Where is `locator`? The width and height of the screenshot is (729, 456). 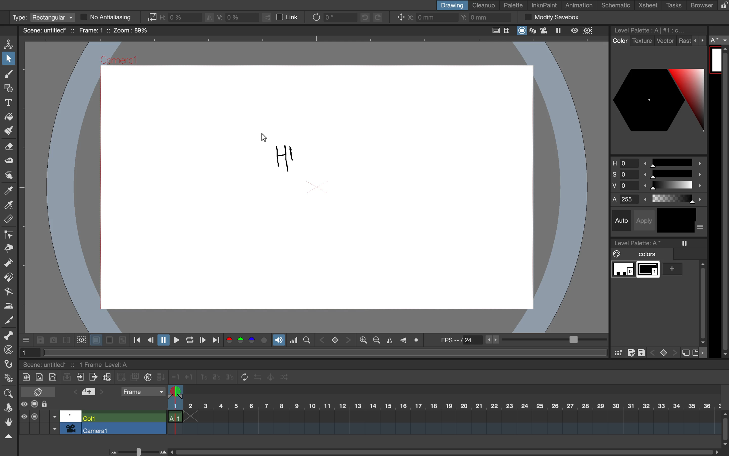
locator is located at coordinates (307, 339).